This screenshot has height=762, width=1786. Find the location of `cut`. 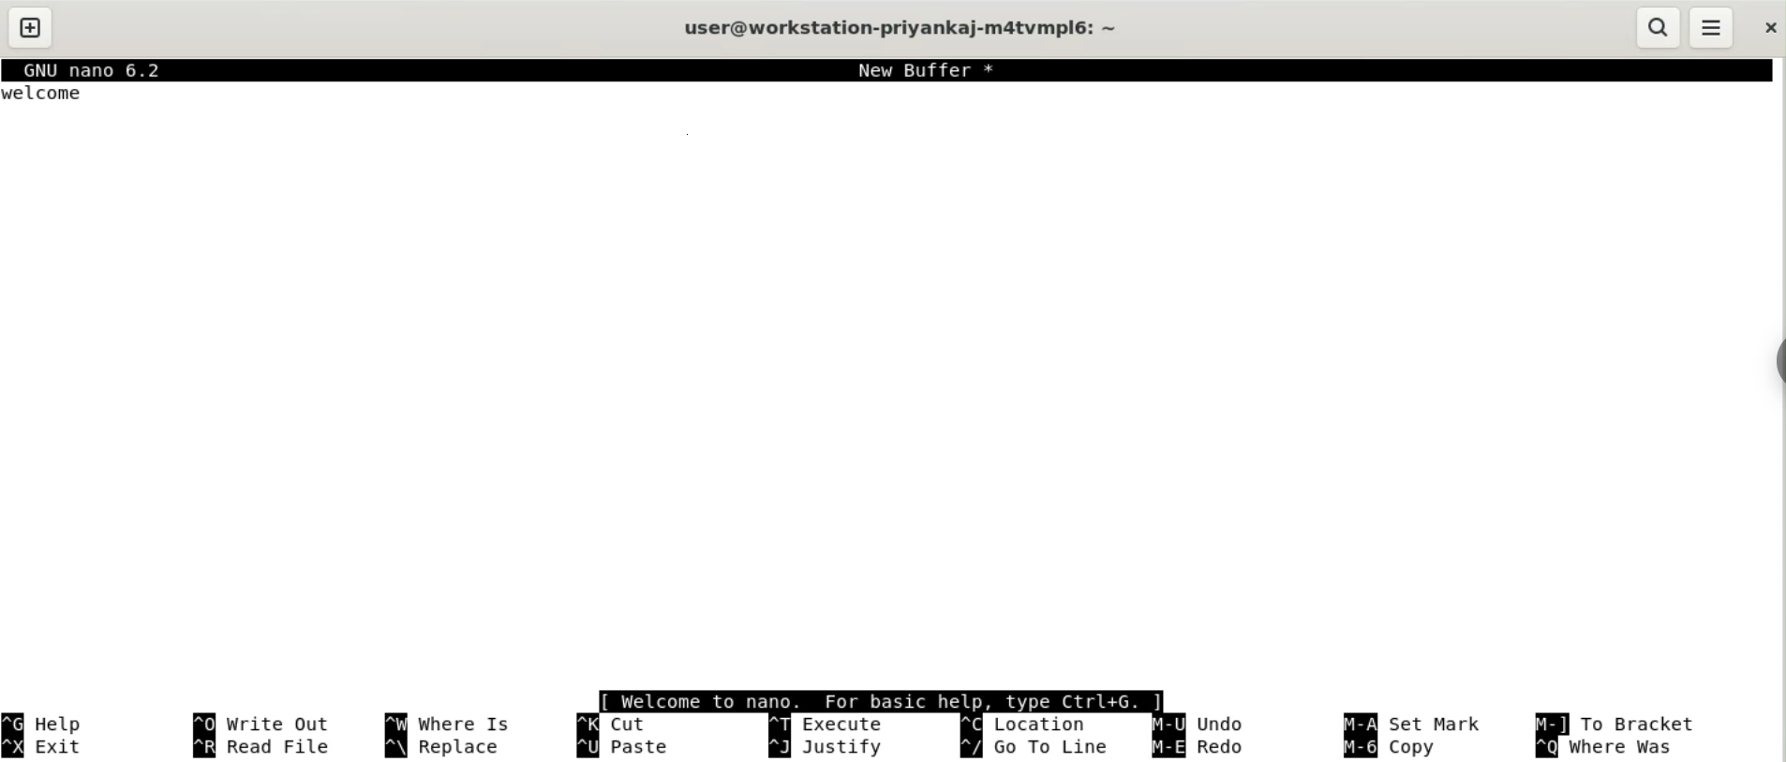

cut is located at coordinates (619, 723).